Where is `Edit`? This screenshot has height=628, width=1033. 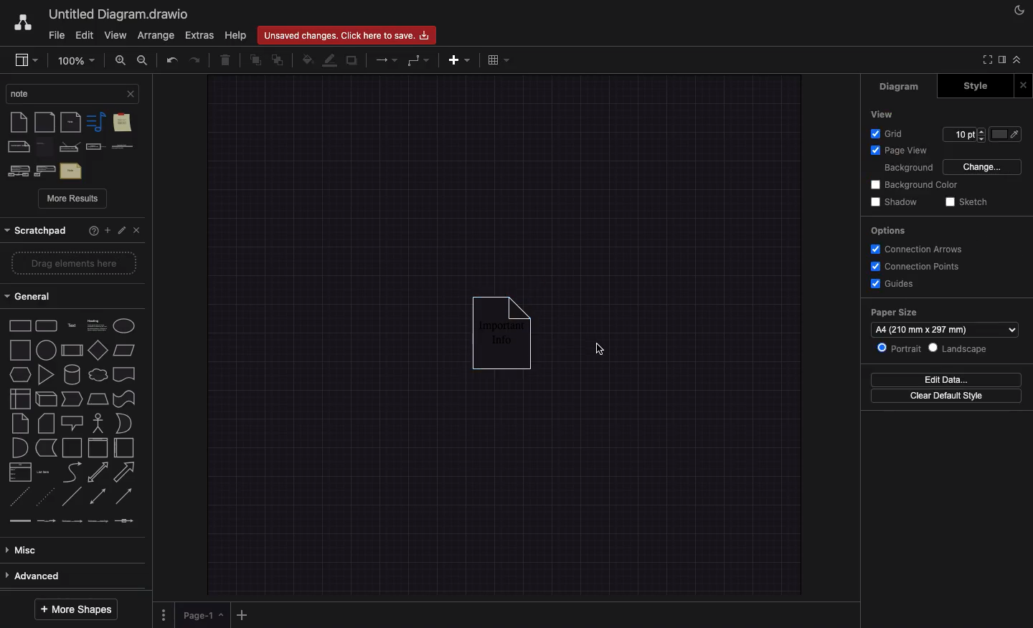
Edit is located at coordinates (86, 34).